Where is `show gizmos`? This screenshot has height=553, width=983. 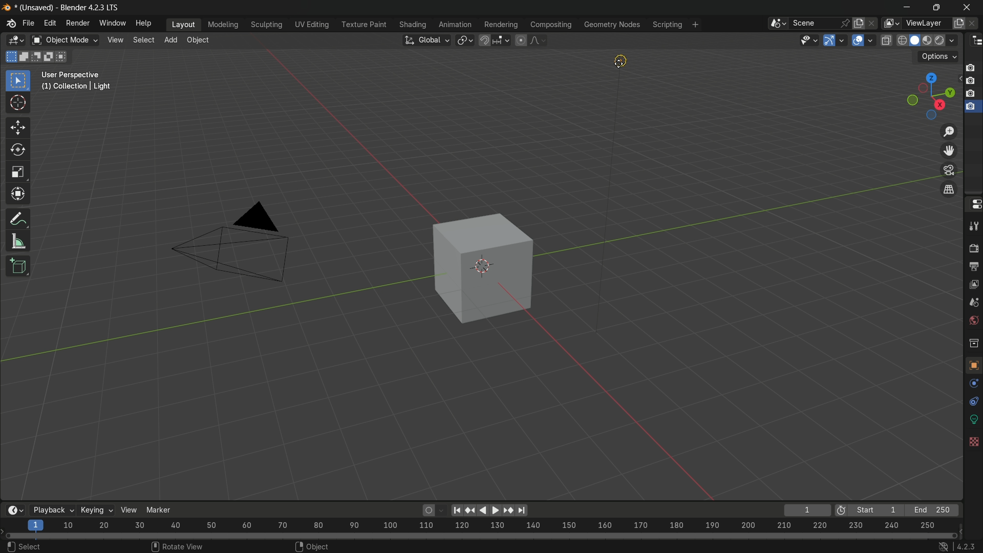
show gizmos is located at coordinates (830, 40).